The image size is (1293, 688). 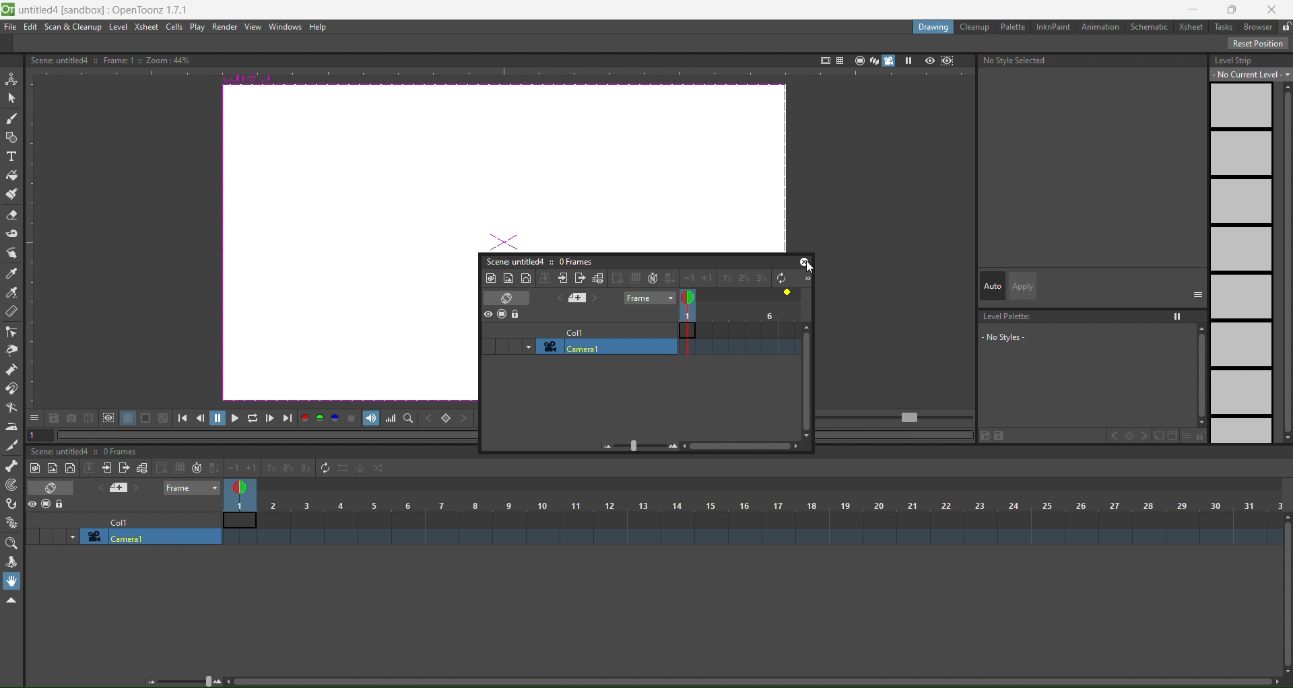 I want to click on file, so click(x=11, y=27).